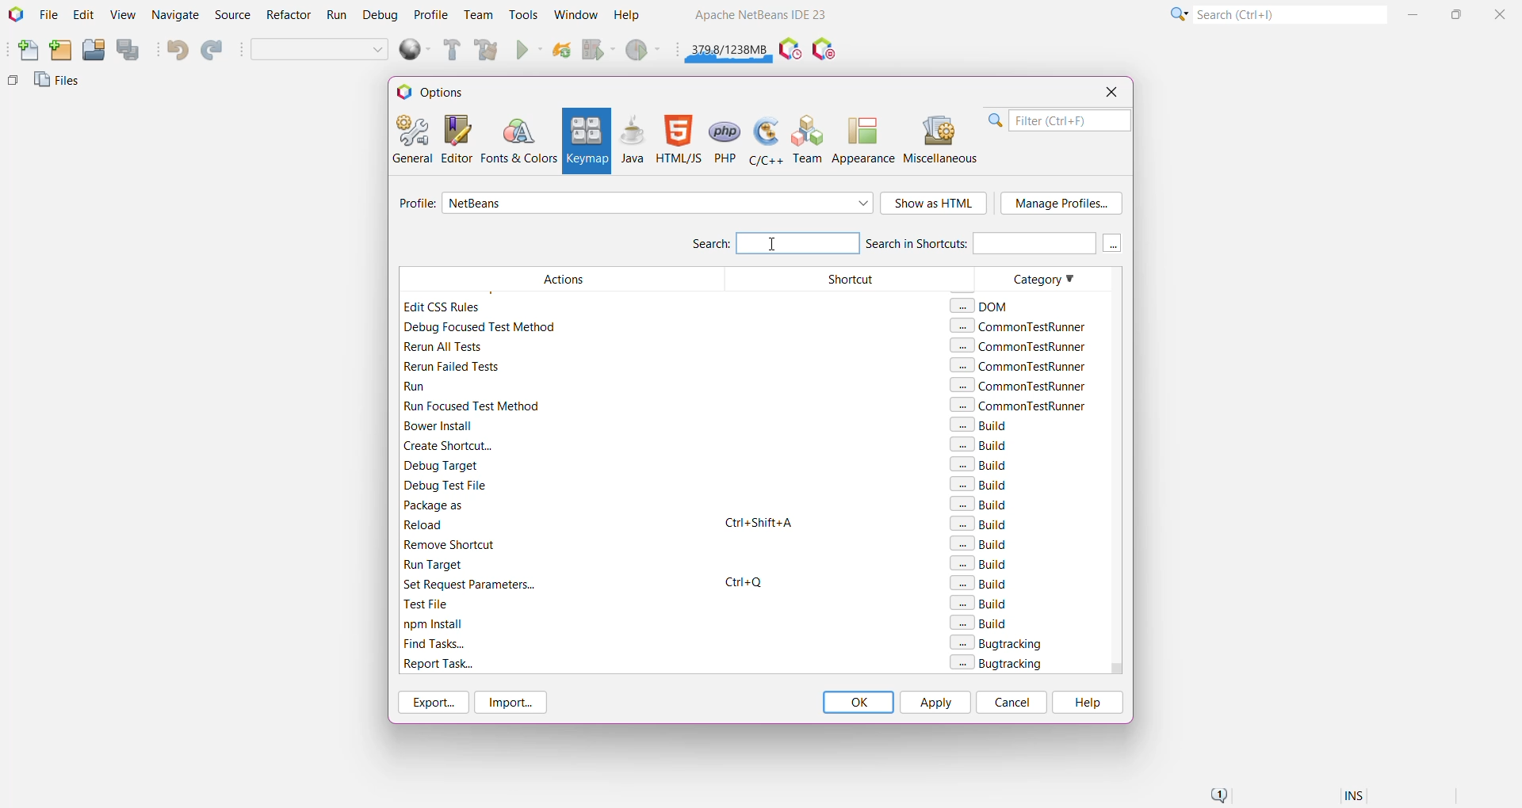 The width and height of the screenshot is (1522, 808). What do you see at coordinates (576, 14) in the screenshot?
I see `Window` at bounding box center [576, 14].